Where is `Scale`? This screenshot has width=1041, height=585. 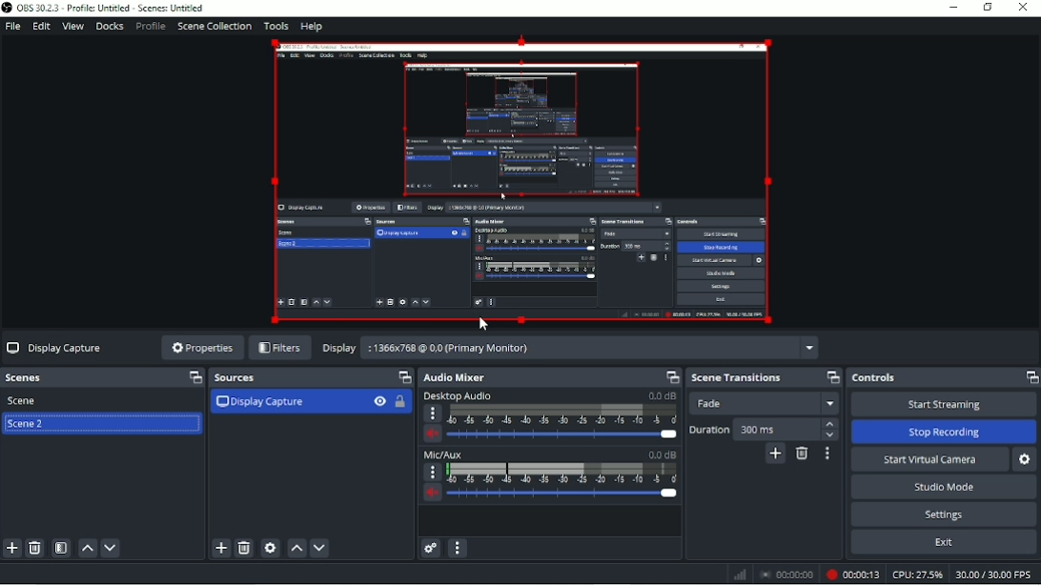
Scale is located at coordinates (563, 414).